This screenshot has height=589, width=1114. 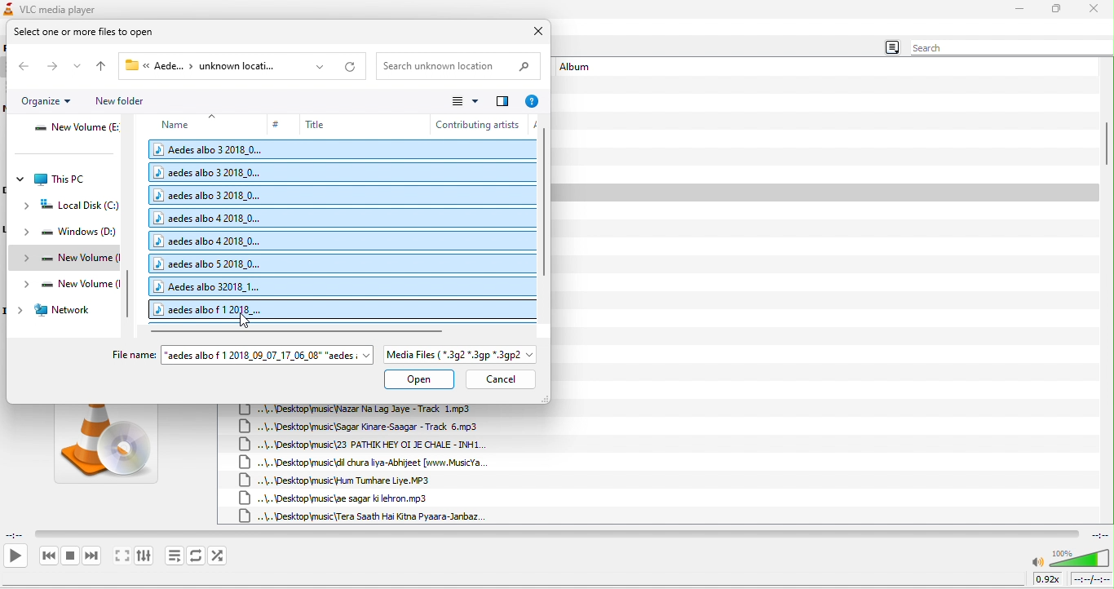 What do you see at coordinates (500, 379) in the screenshot?
I see `cancel` at bounding box center [500, 379].